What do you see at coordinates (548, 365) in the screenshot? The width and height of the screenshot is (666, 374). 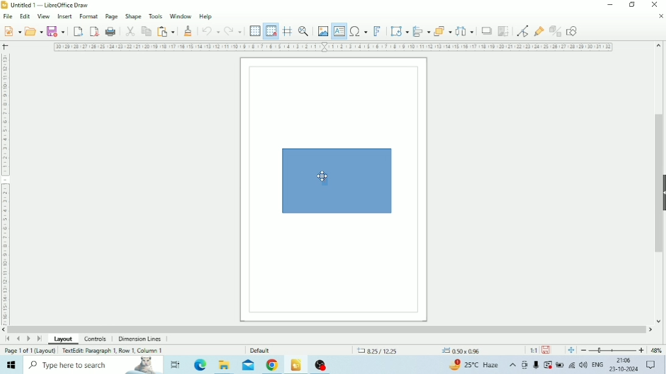 I see `Warning` at bounding box center [548, 365].